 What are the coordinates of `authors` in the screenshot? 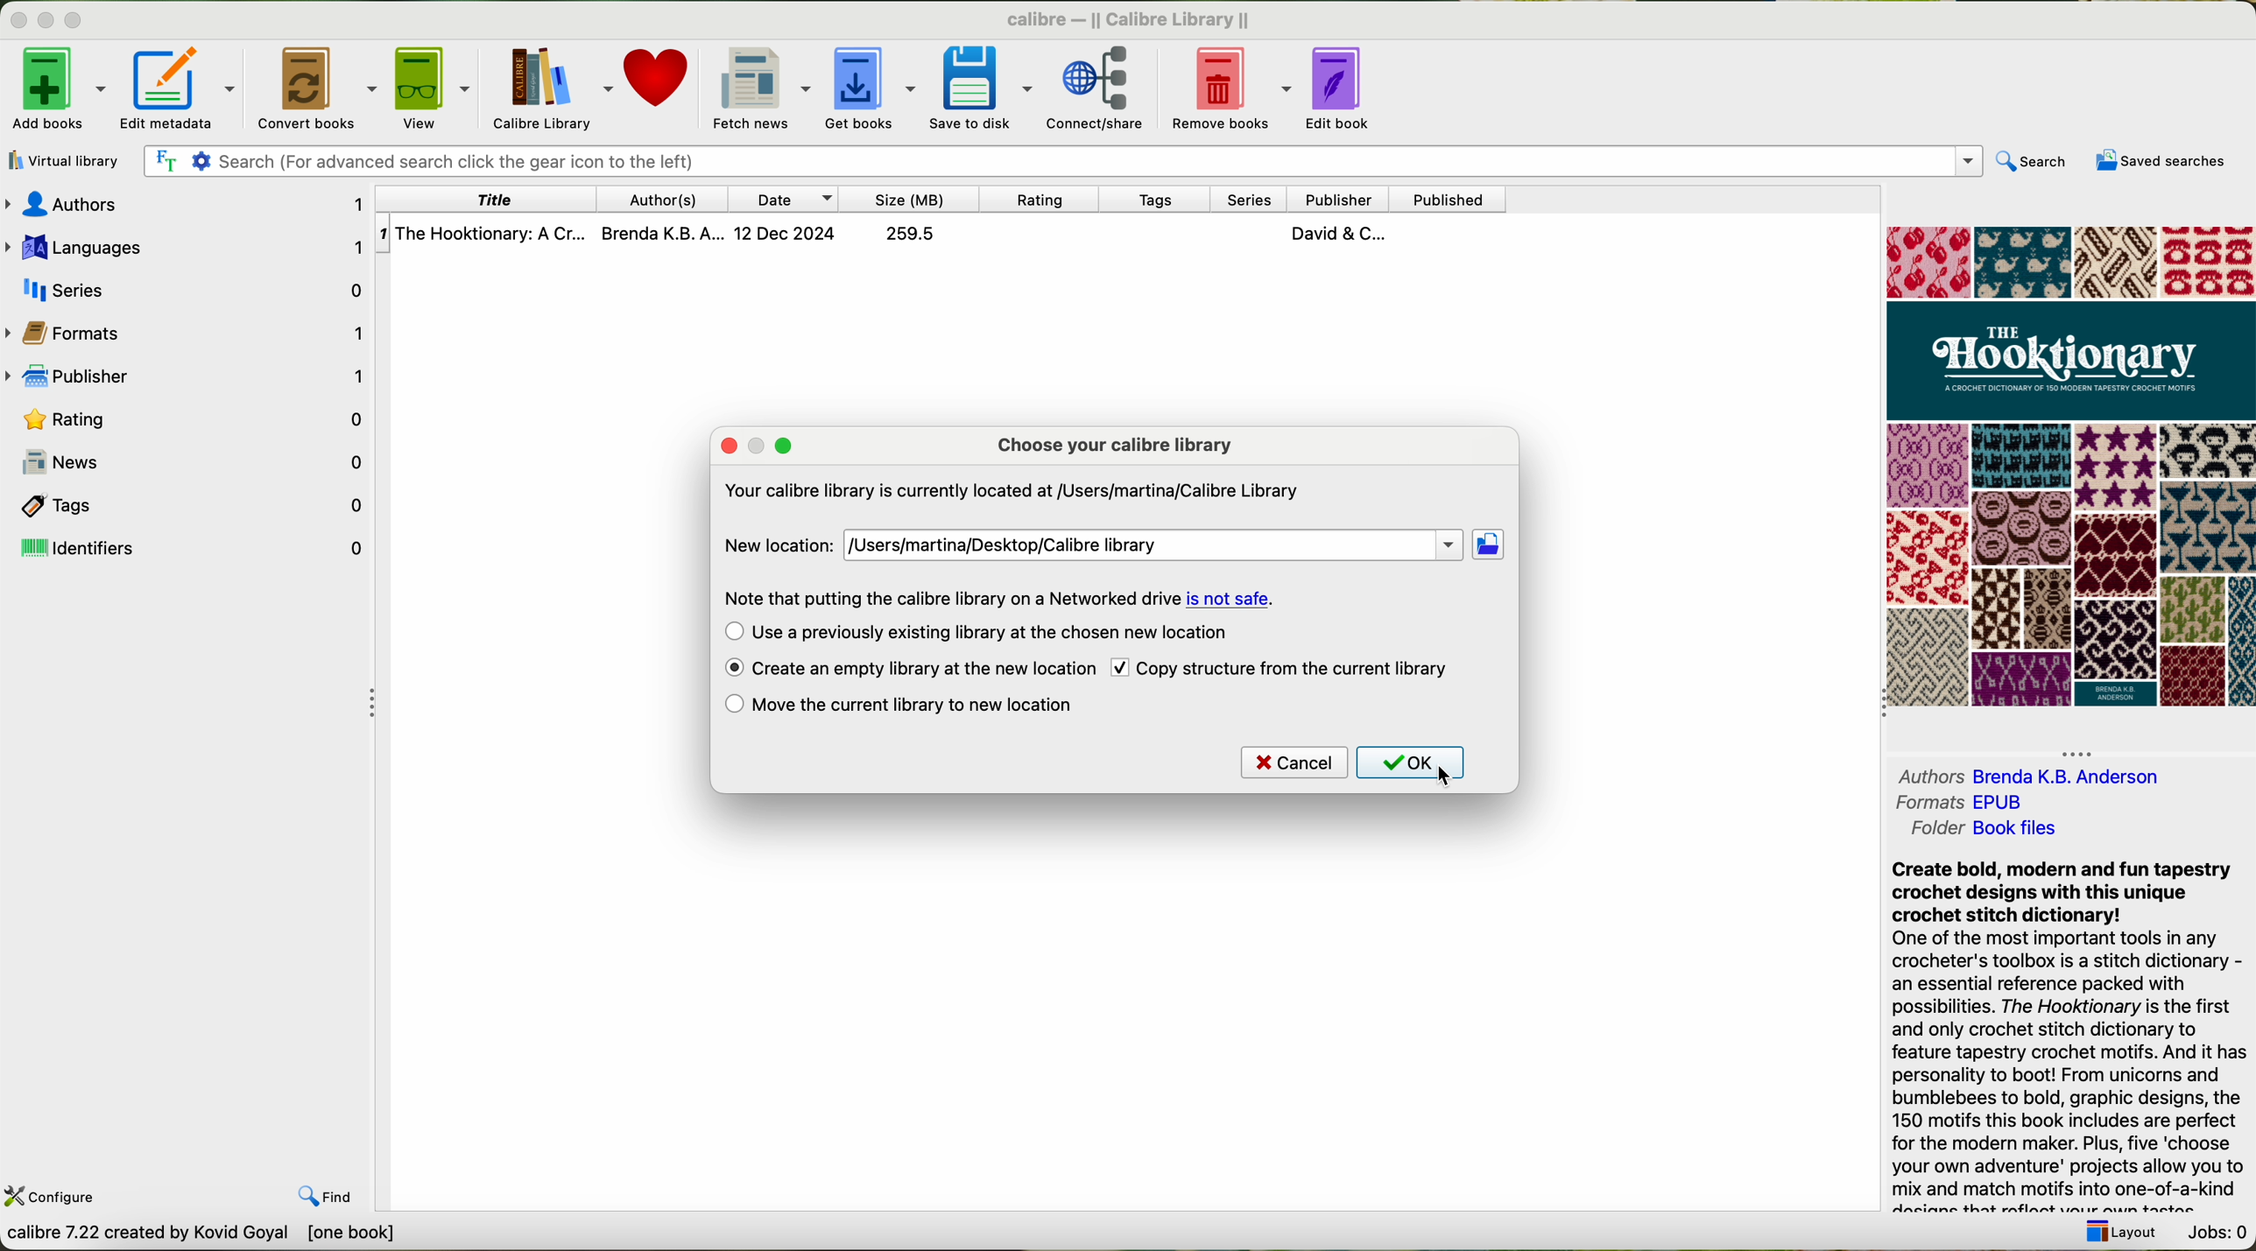 It's located at (670, 200).